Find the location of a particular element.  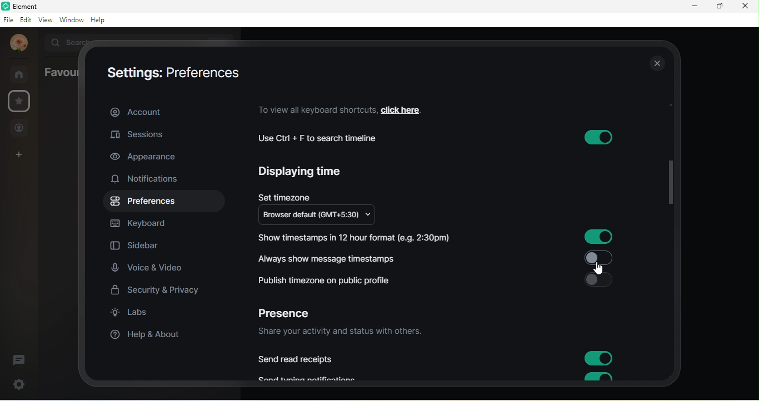

Send typing notifications is located at coordinates (313, 378).